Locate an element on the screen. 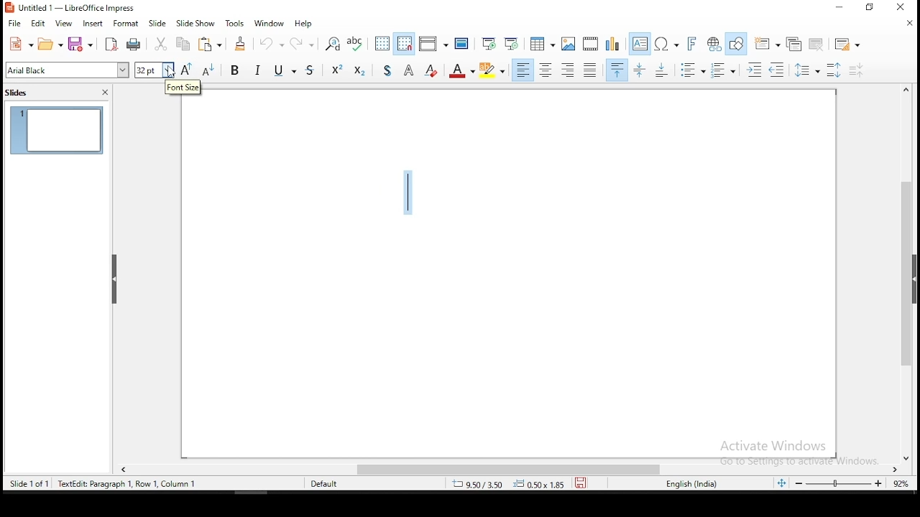  new is located at coordinates (20, 44).